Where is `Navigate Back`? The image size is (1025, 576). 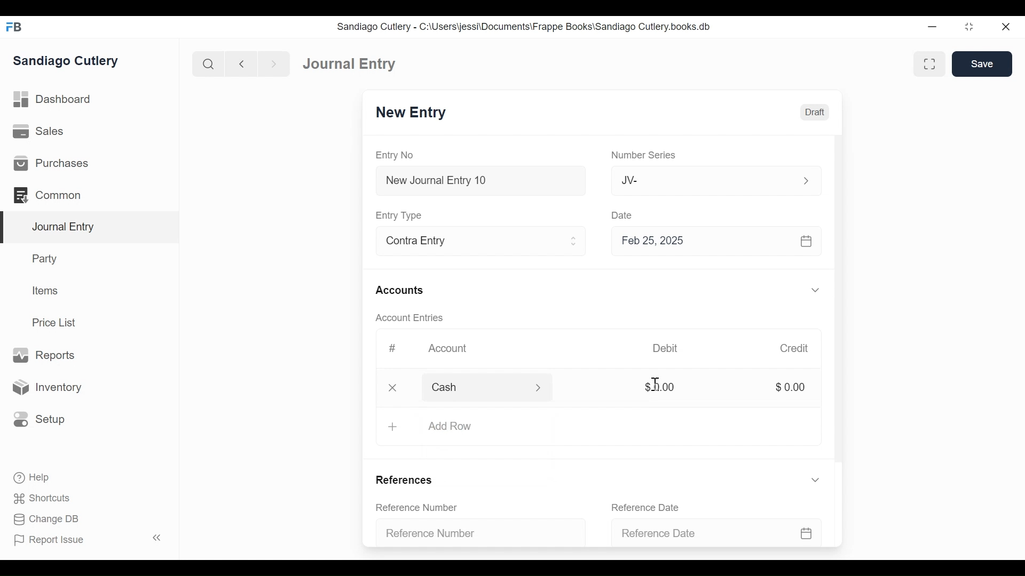 Navigate Back is located at coordinates (242, 64).